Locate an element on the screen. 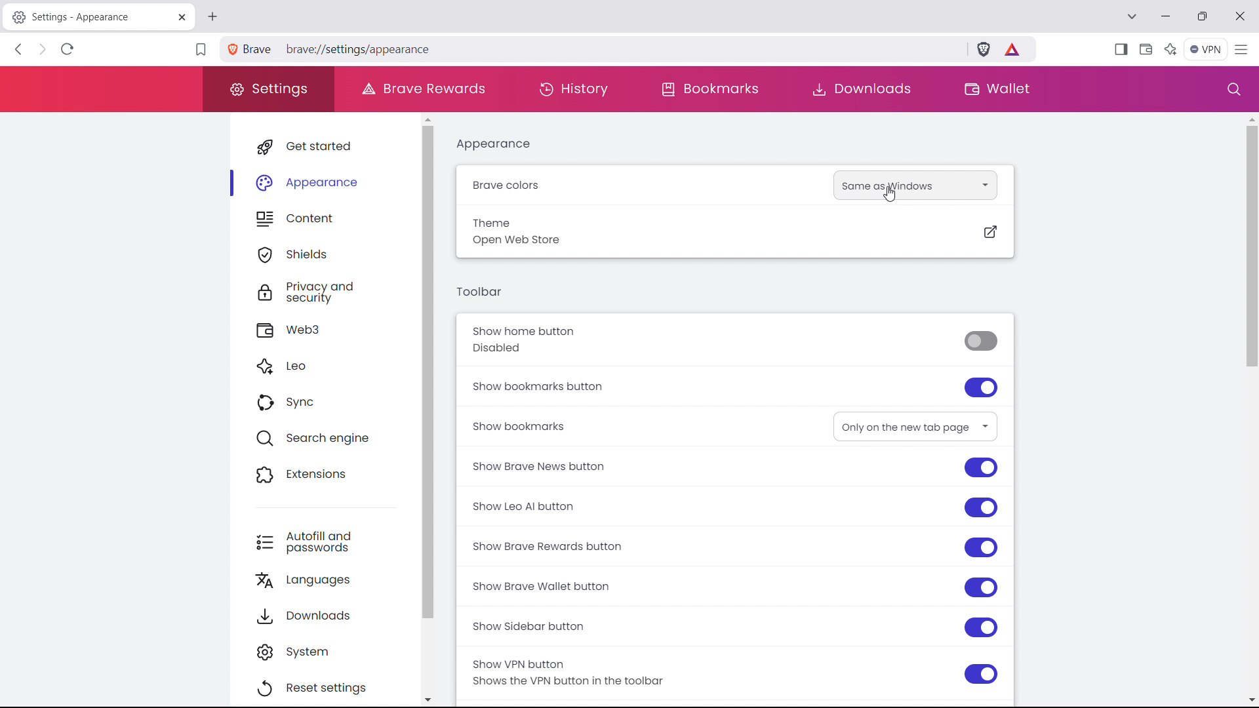 This screenshot has width=1259, height=708. brave://settings/appearance is located at coordinates (618, 49).